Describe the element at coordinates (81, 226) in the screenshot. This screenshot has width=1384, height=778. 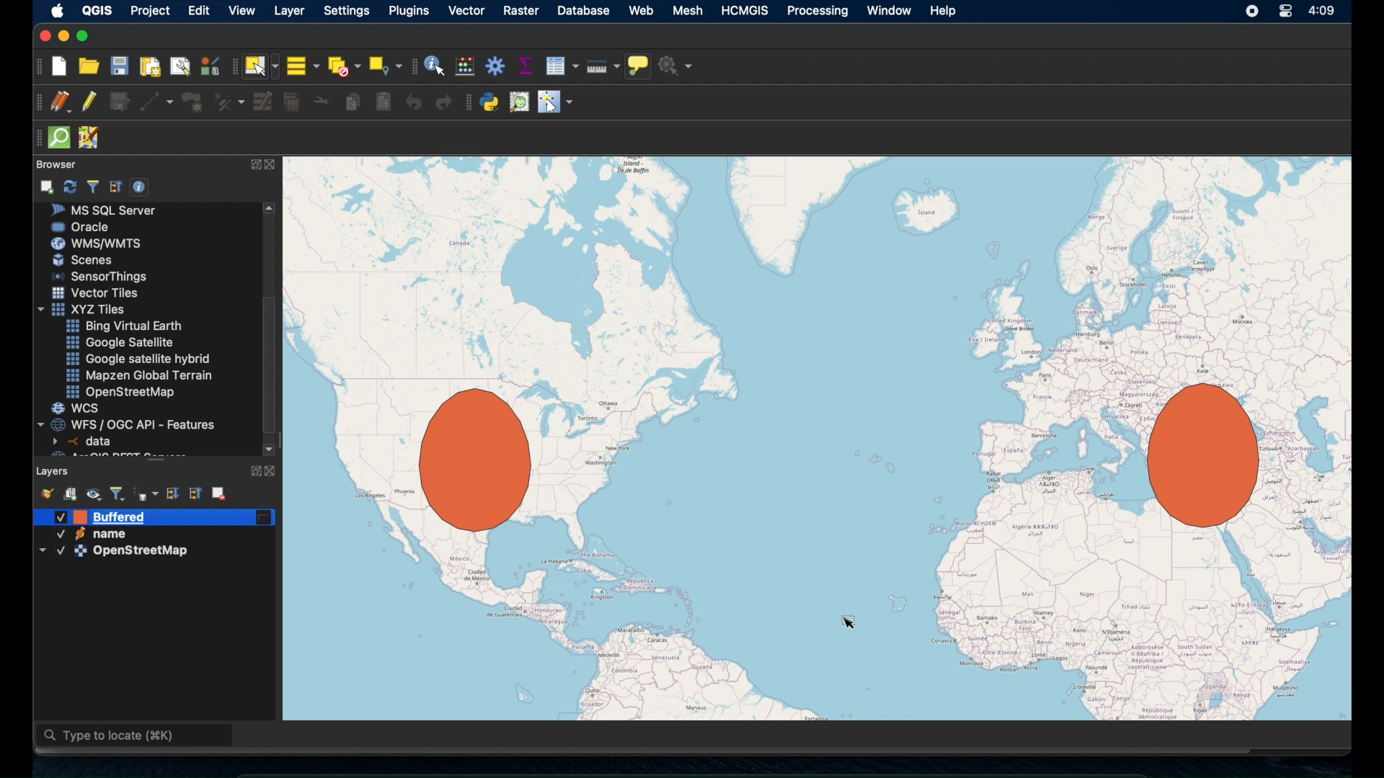
I see `oracle` at that location.